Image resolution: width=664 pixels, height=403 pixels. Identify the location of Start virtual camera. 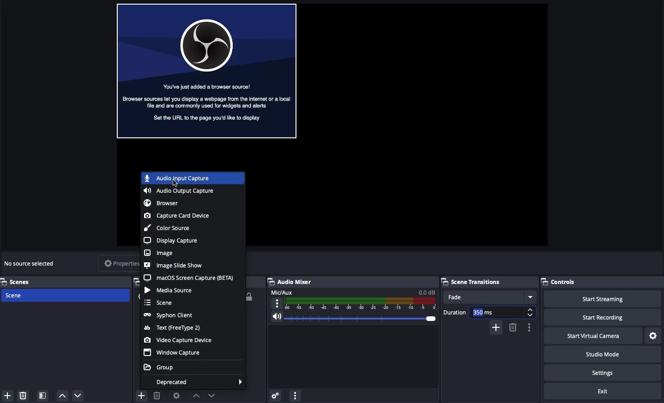
(591, 336).